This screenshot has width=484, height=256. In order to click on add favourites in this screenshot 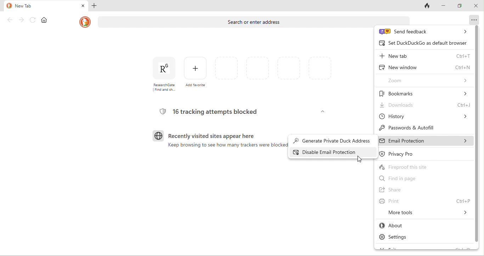, I will do `click(196, 72)`.